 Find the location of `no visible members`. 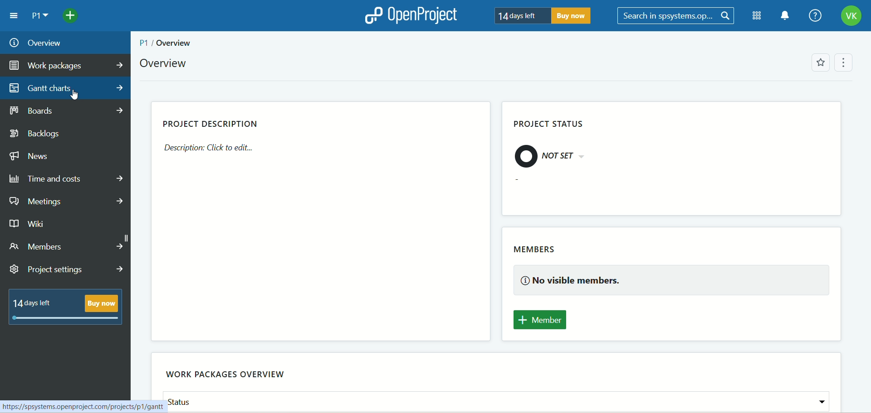

no visible members is located at coordinates (674, 281).